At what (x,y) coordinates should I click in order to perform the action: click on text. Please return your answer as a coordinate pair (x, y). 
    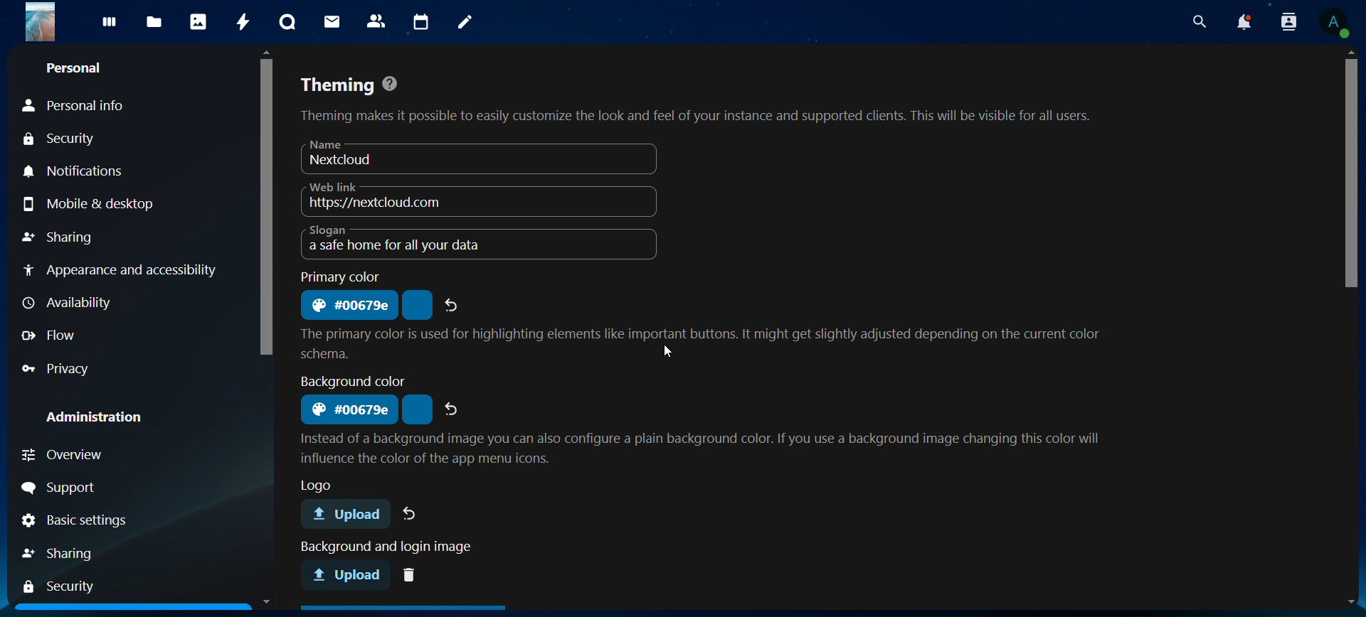
    Looking at the image, I should click on (322, 485).